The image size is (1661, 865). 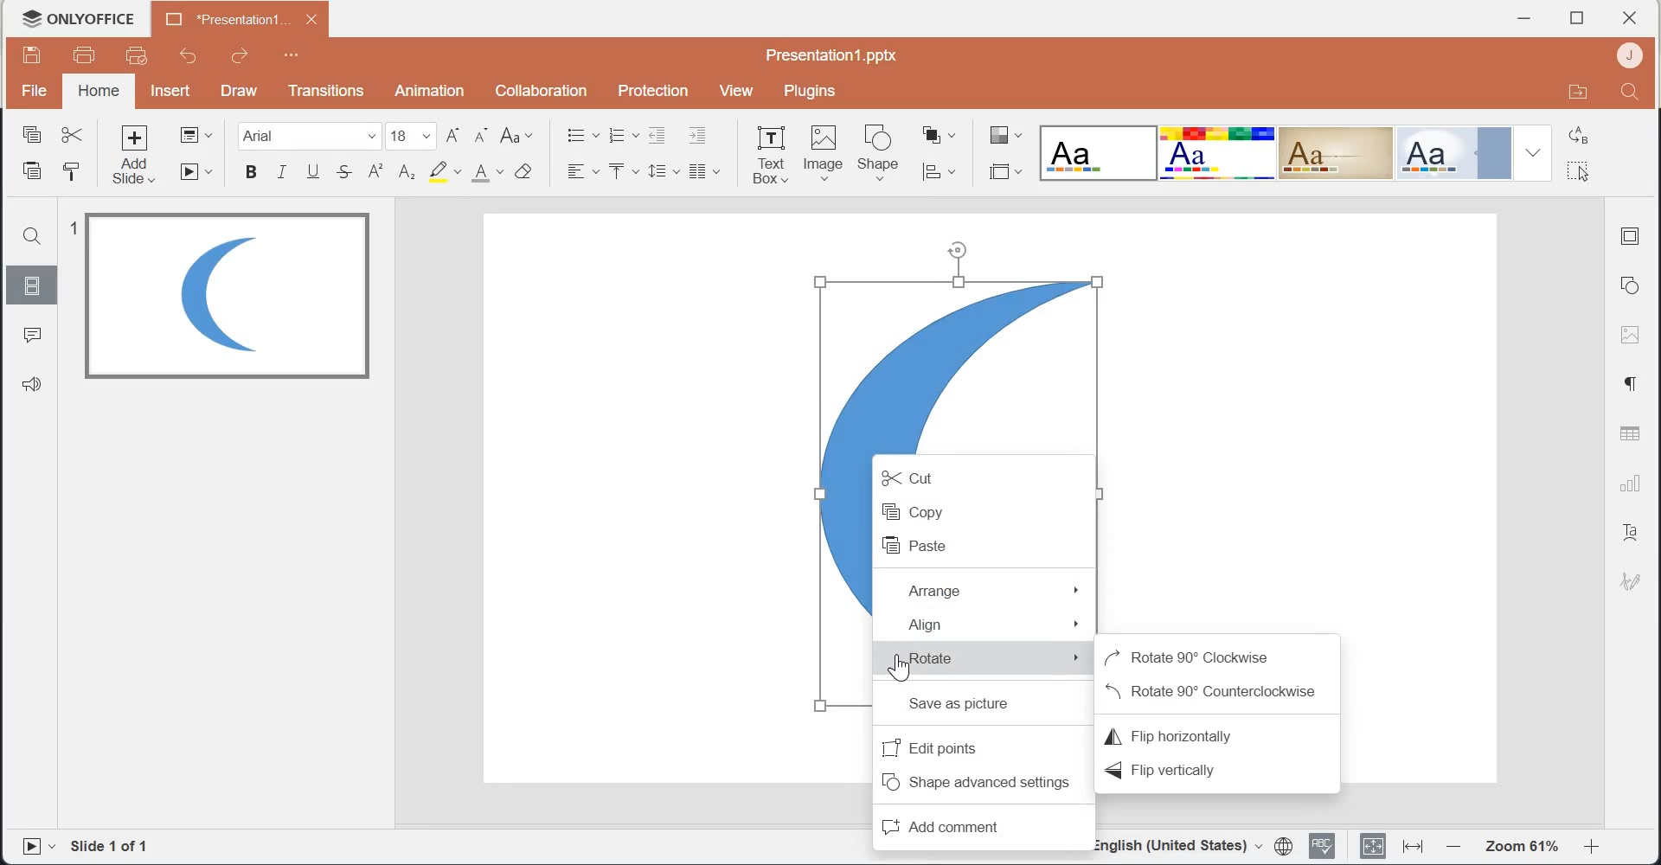 I want to click on Transitions, so click(x=324, y=91).